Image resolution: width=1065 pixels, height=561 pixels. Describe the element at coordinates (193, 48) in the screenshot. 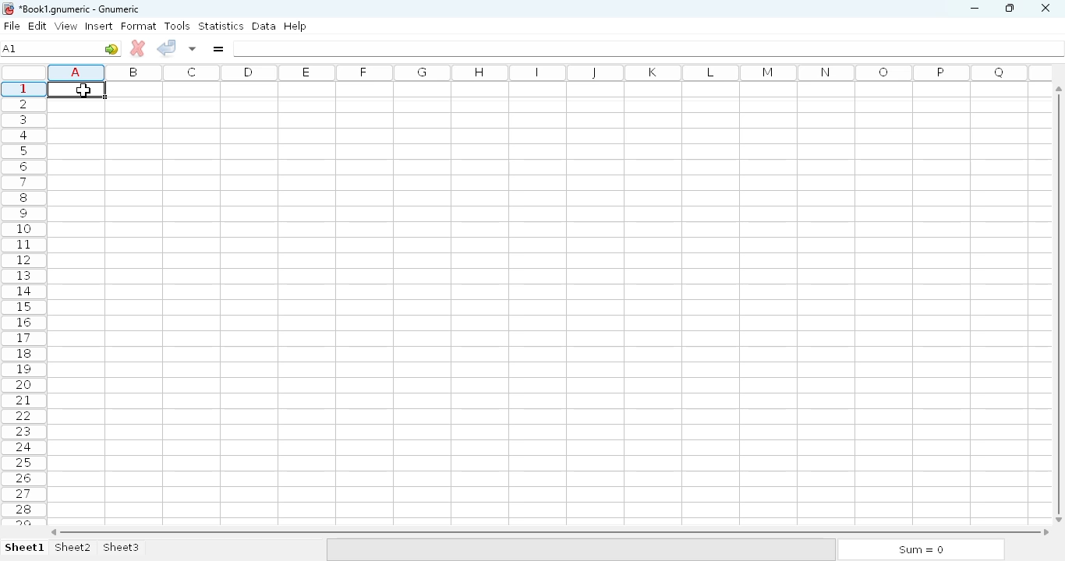

I see `accept change in multiple cells` at that location.